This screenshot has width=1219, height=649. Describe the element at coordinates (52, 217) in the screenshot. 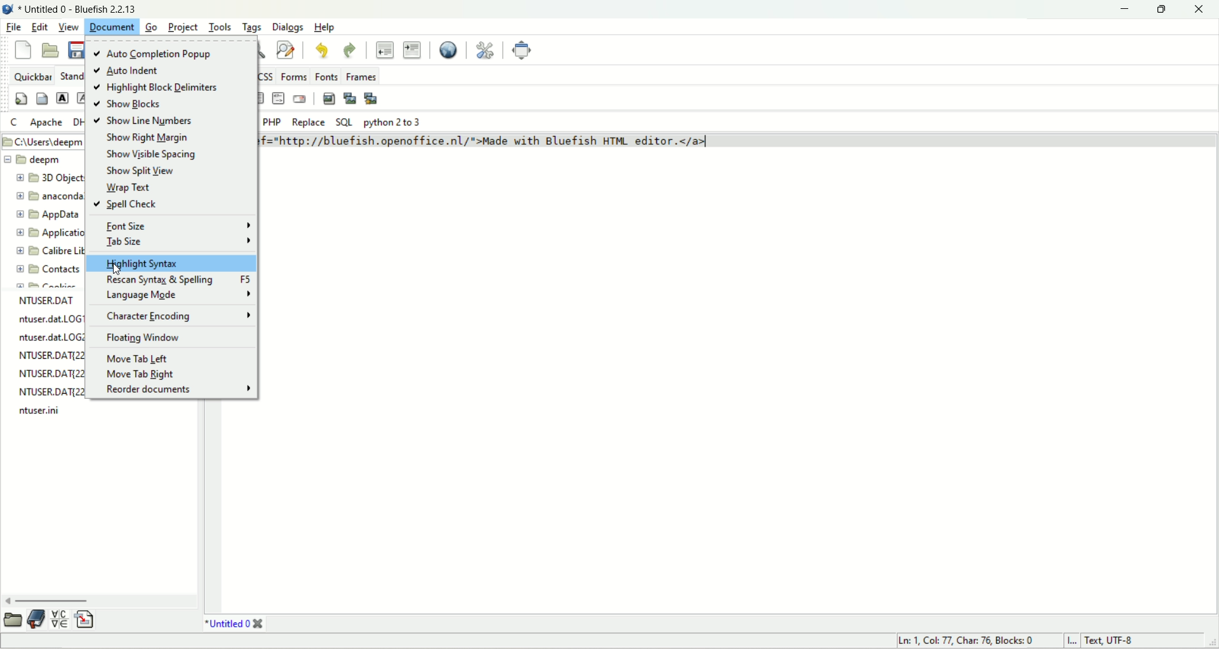

I see `app data` at that location.